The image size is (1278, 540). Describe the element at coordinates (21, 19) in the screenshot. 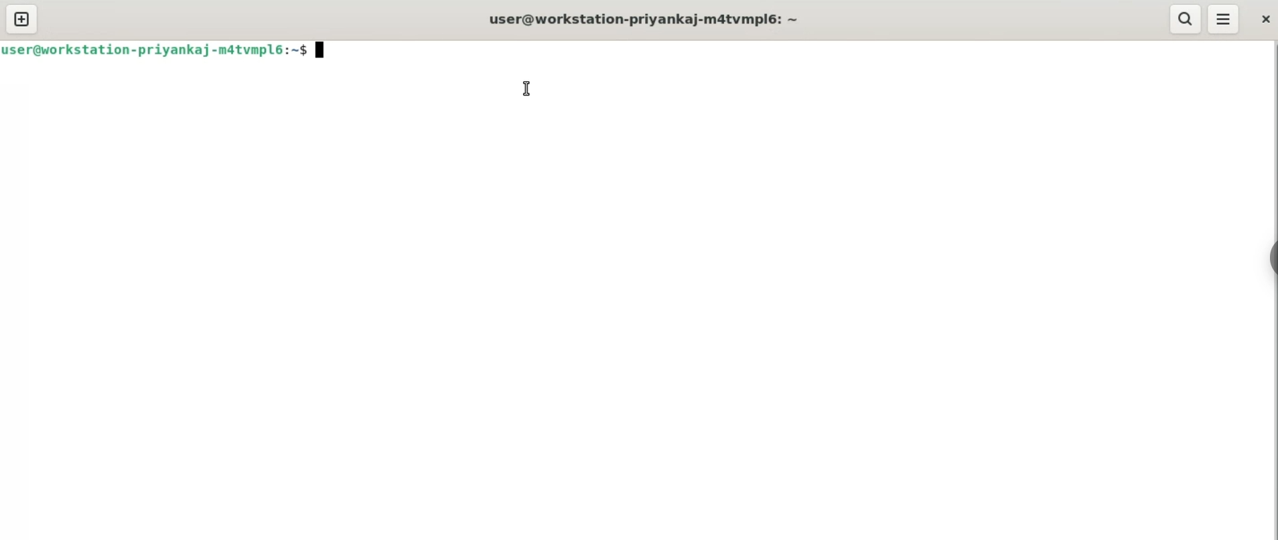

I see `new tab` at that location.